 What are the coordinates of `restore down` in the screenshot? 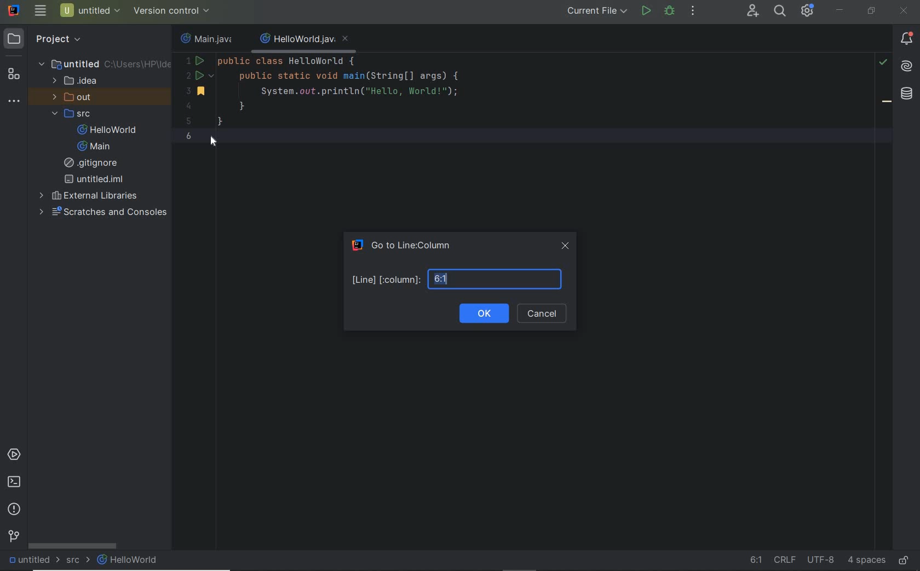 It's located at (871, 12).